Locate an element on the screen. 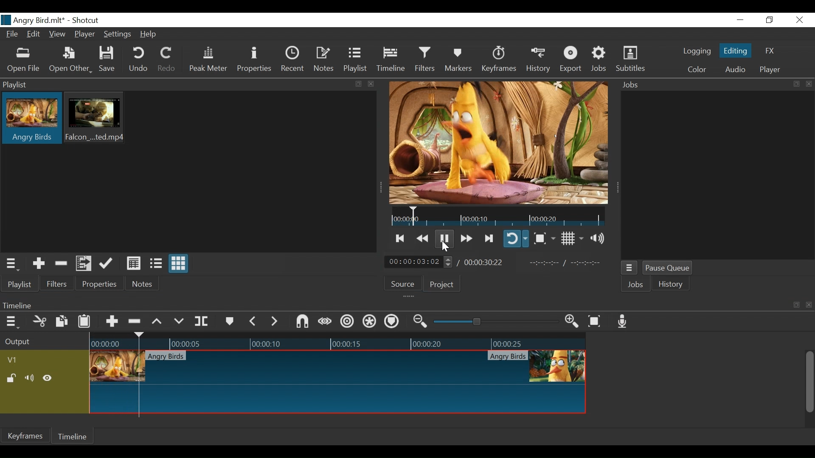 The width and height of the screenshot is (815, 458). Properties is located at coordinates (101, 285).